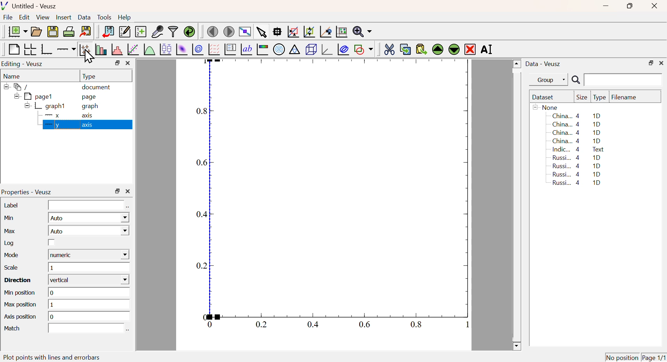 This screenshot has height=362, width=667. Describe the element at coordinates (148, 50) in the screenshot. I see `Plot a function` at that location.